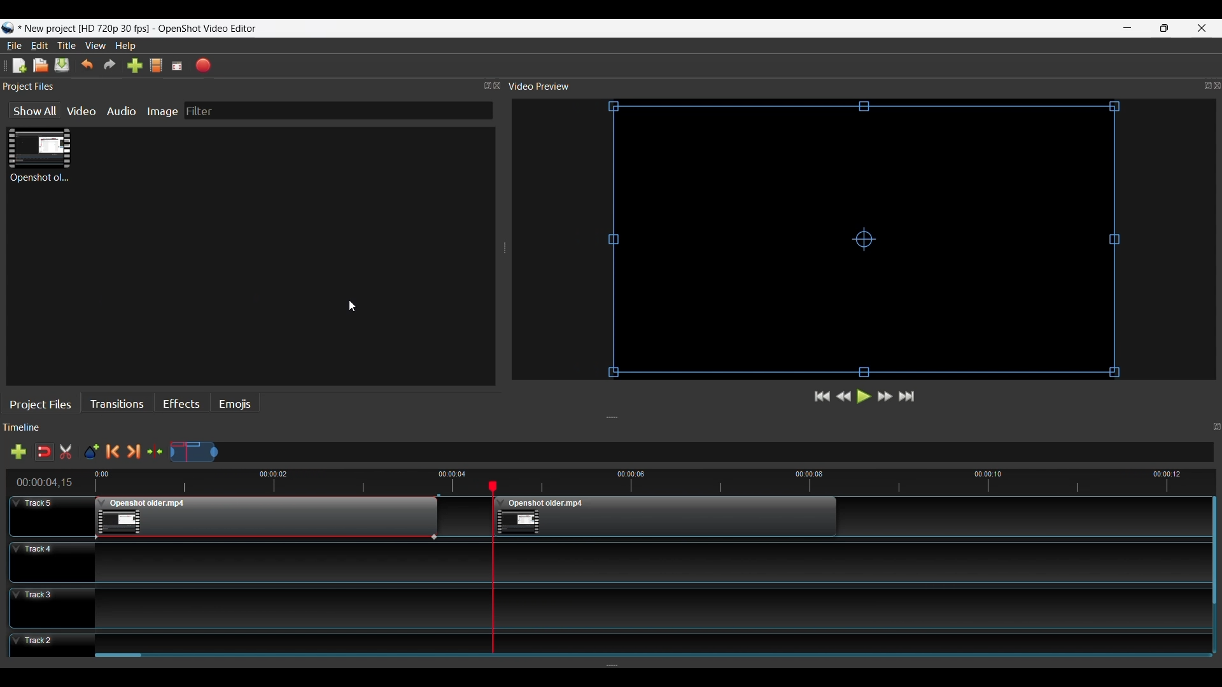 The image size is (1222, 687). What do you see at coordinates (44, 452) in the screenshot?
I see `Snap` at bounding box center [44, 452].